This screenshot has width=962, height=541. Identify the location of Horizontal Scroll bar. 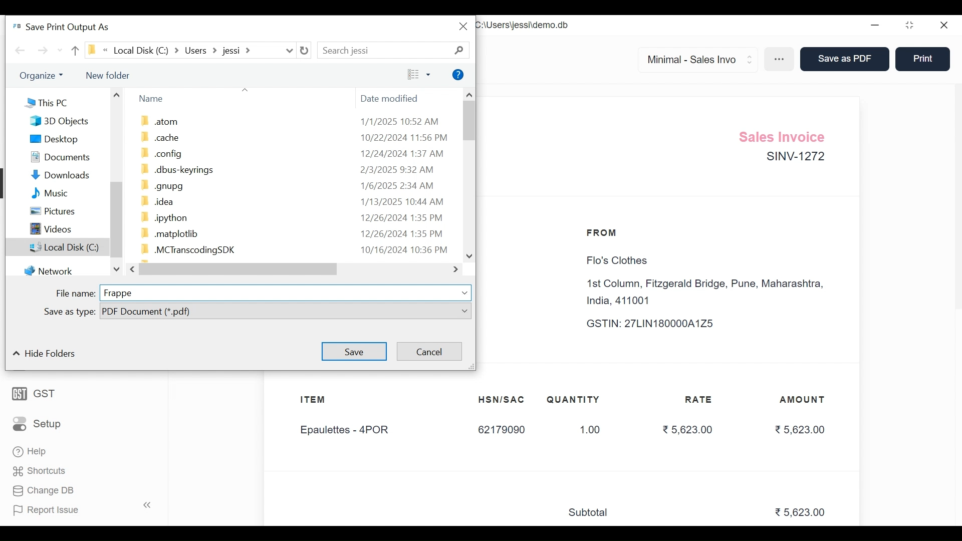
(239, 269).